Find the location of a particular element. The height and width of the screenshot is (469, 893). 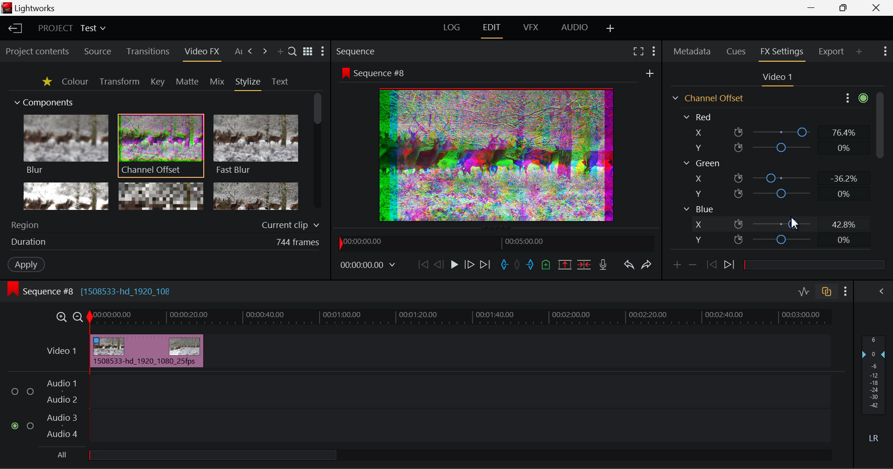

Green X is located at coordinates (773, 177).